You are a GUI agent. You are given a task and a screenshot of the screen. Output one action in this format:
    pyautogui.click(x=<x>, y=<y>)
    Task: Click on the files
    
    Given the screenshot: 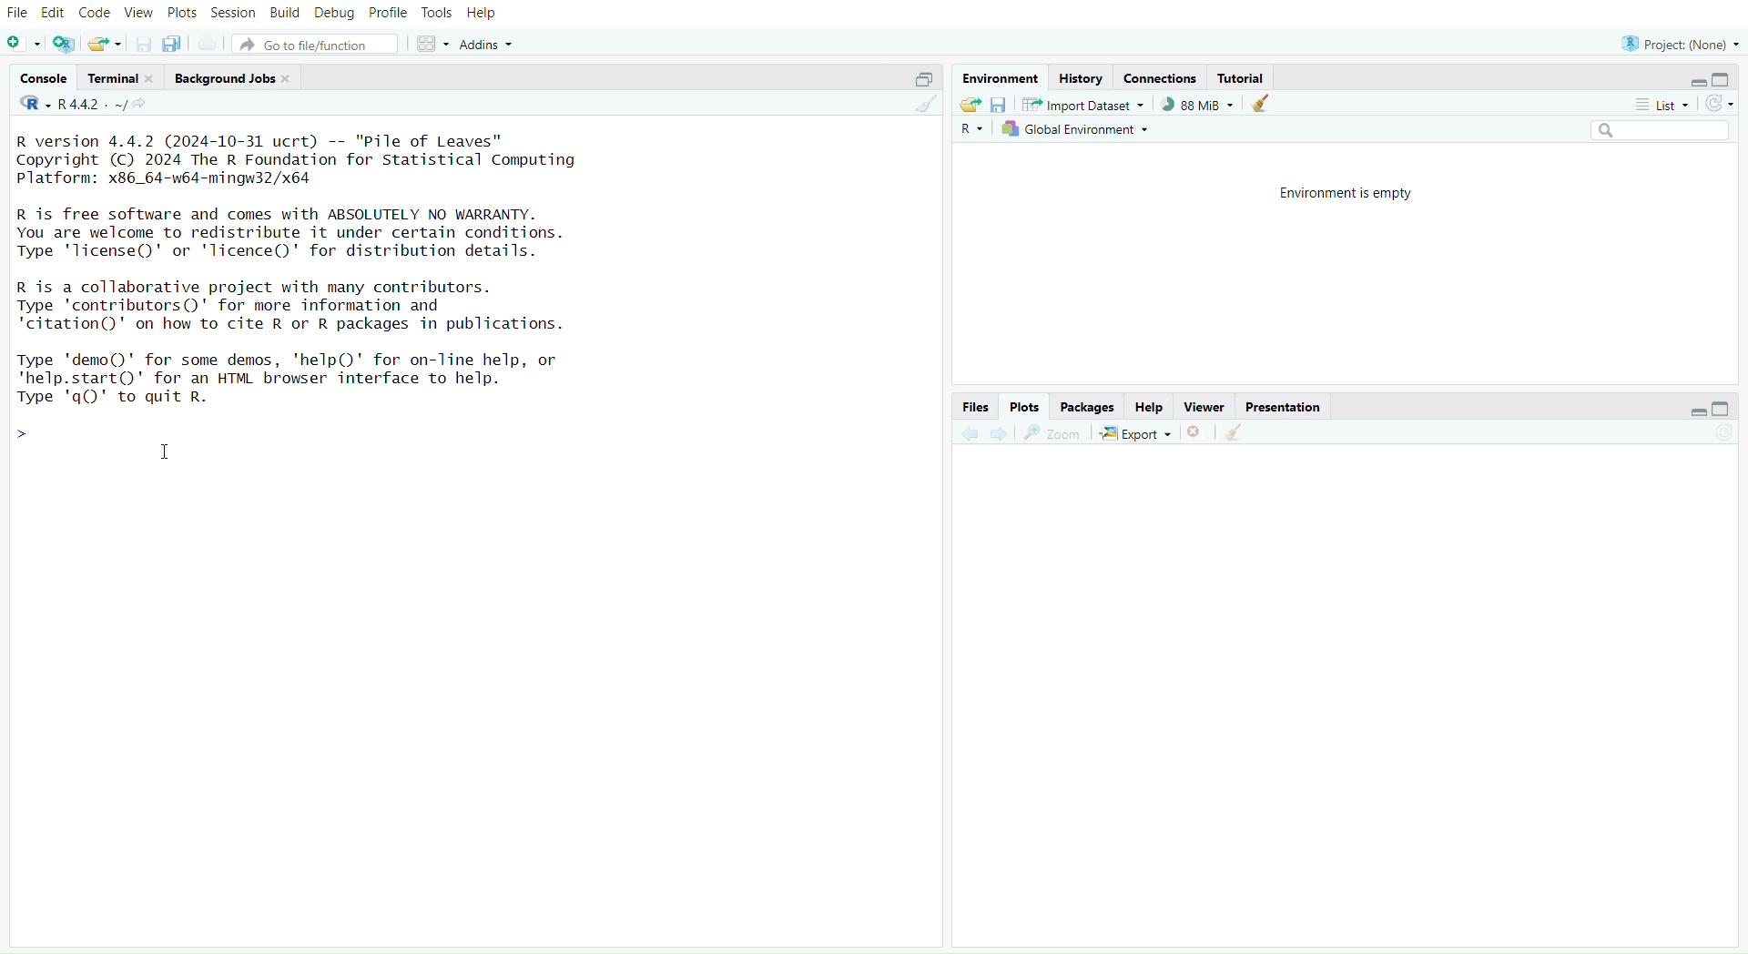 What is the action you would take?
    pyautogui.click(x=971, y=406)
    